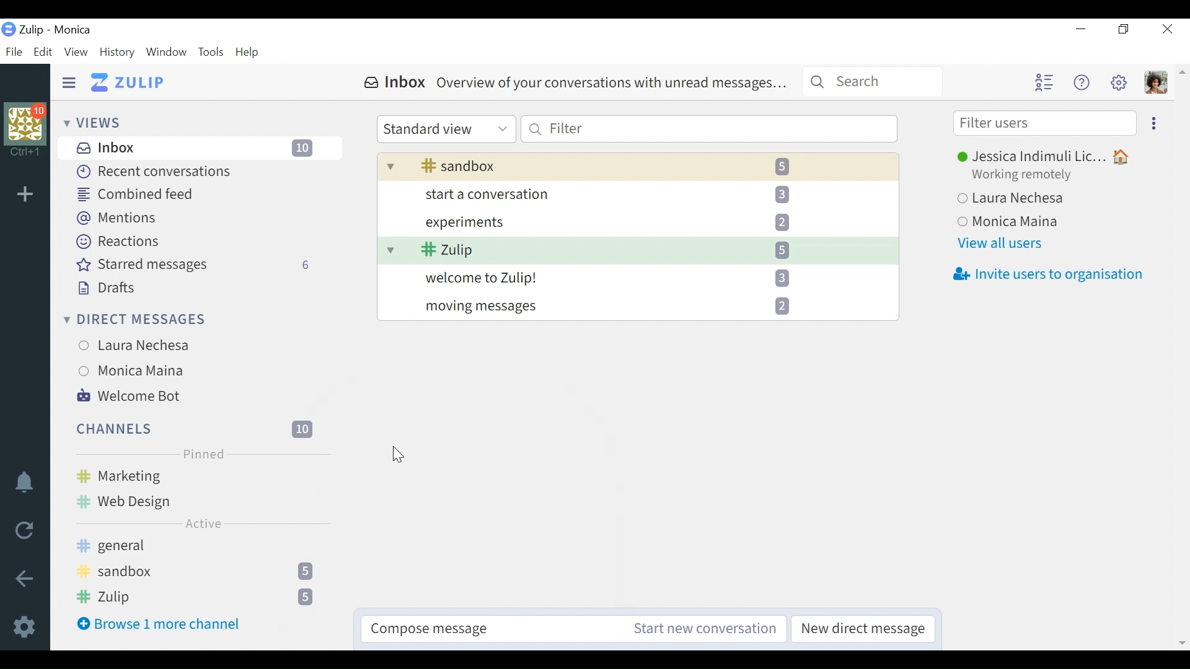  What do you see at coordinates (151, 172) in the screenshot?
I see `Recent Conversations` at bounding box center [151, 172].